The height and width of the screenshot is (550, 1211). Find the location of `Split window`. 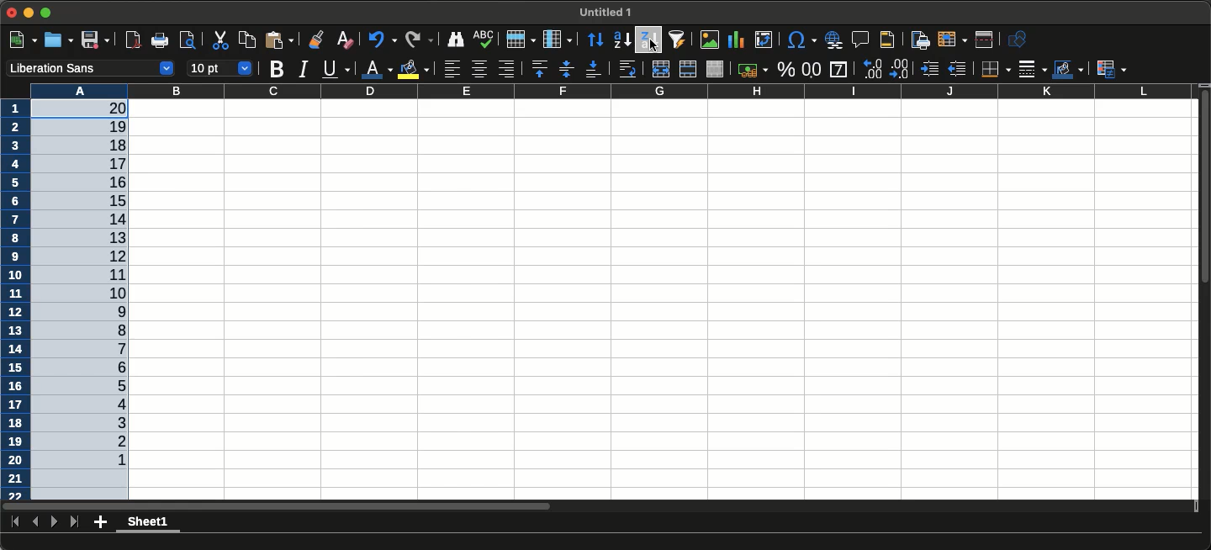

Split window is located at coordinates (984, 40).